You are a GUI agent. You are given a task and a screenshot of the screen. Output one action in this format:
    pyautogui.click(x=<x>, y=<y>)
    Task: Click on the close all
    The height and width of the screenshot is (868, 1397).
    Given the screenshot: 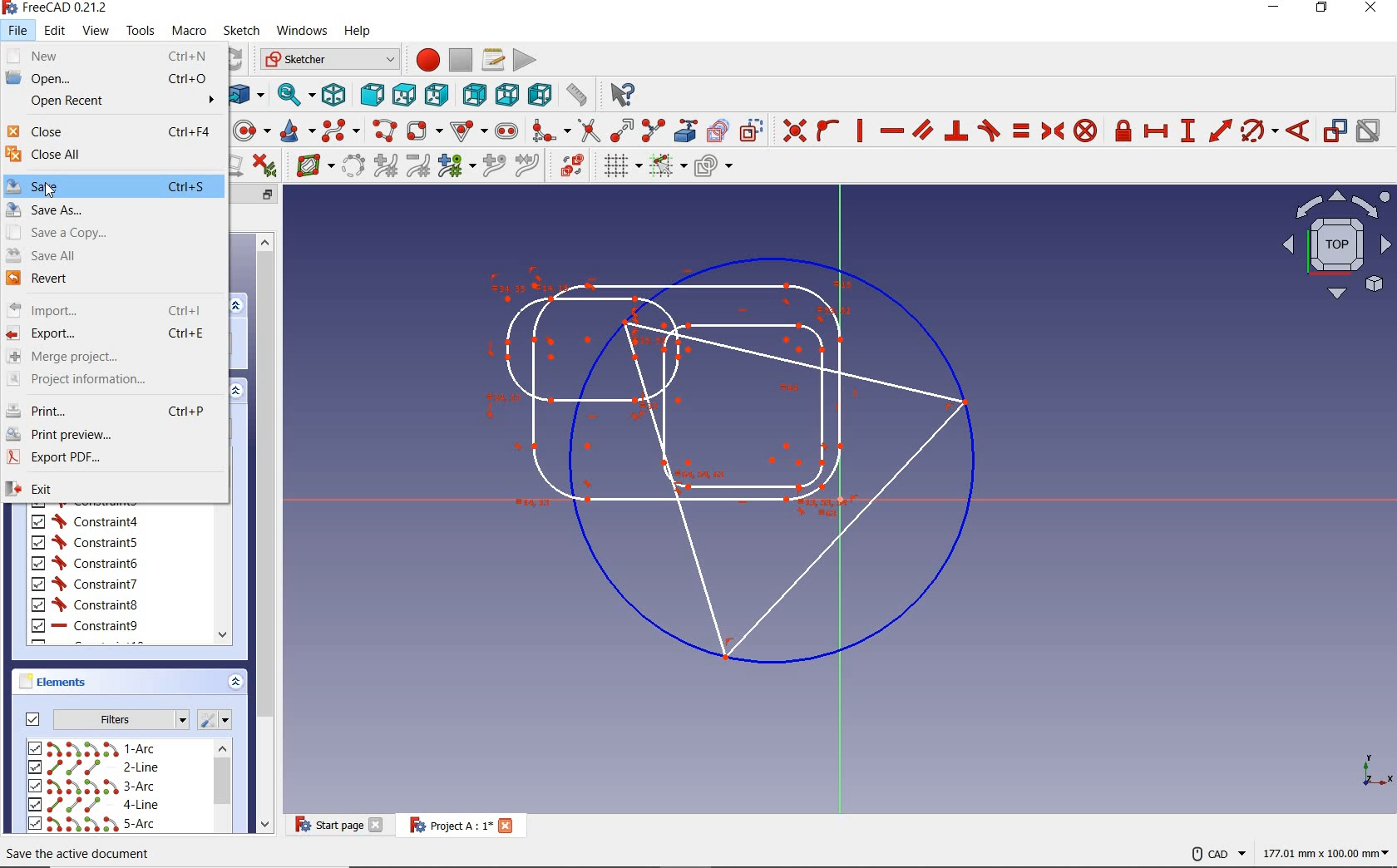 What is the action you would take?
    pyautogui.click(x=112, y=155)
    